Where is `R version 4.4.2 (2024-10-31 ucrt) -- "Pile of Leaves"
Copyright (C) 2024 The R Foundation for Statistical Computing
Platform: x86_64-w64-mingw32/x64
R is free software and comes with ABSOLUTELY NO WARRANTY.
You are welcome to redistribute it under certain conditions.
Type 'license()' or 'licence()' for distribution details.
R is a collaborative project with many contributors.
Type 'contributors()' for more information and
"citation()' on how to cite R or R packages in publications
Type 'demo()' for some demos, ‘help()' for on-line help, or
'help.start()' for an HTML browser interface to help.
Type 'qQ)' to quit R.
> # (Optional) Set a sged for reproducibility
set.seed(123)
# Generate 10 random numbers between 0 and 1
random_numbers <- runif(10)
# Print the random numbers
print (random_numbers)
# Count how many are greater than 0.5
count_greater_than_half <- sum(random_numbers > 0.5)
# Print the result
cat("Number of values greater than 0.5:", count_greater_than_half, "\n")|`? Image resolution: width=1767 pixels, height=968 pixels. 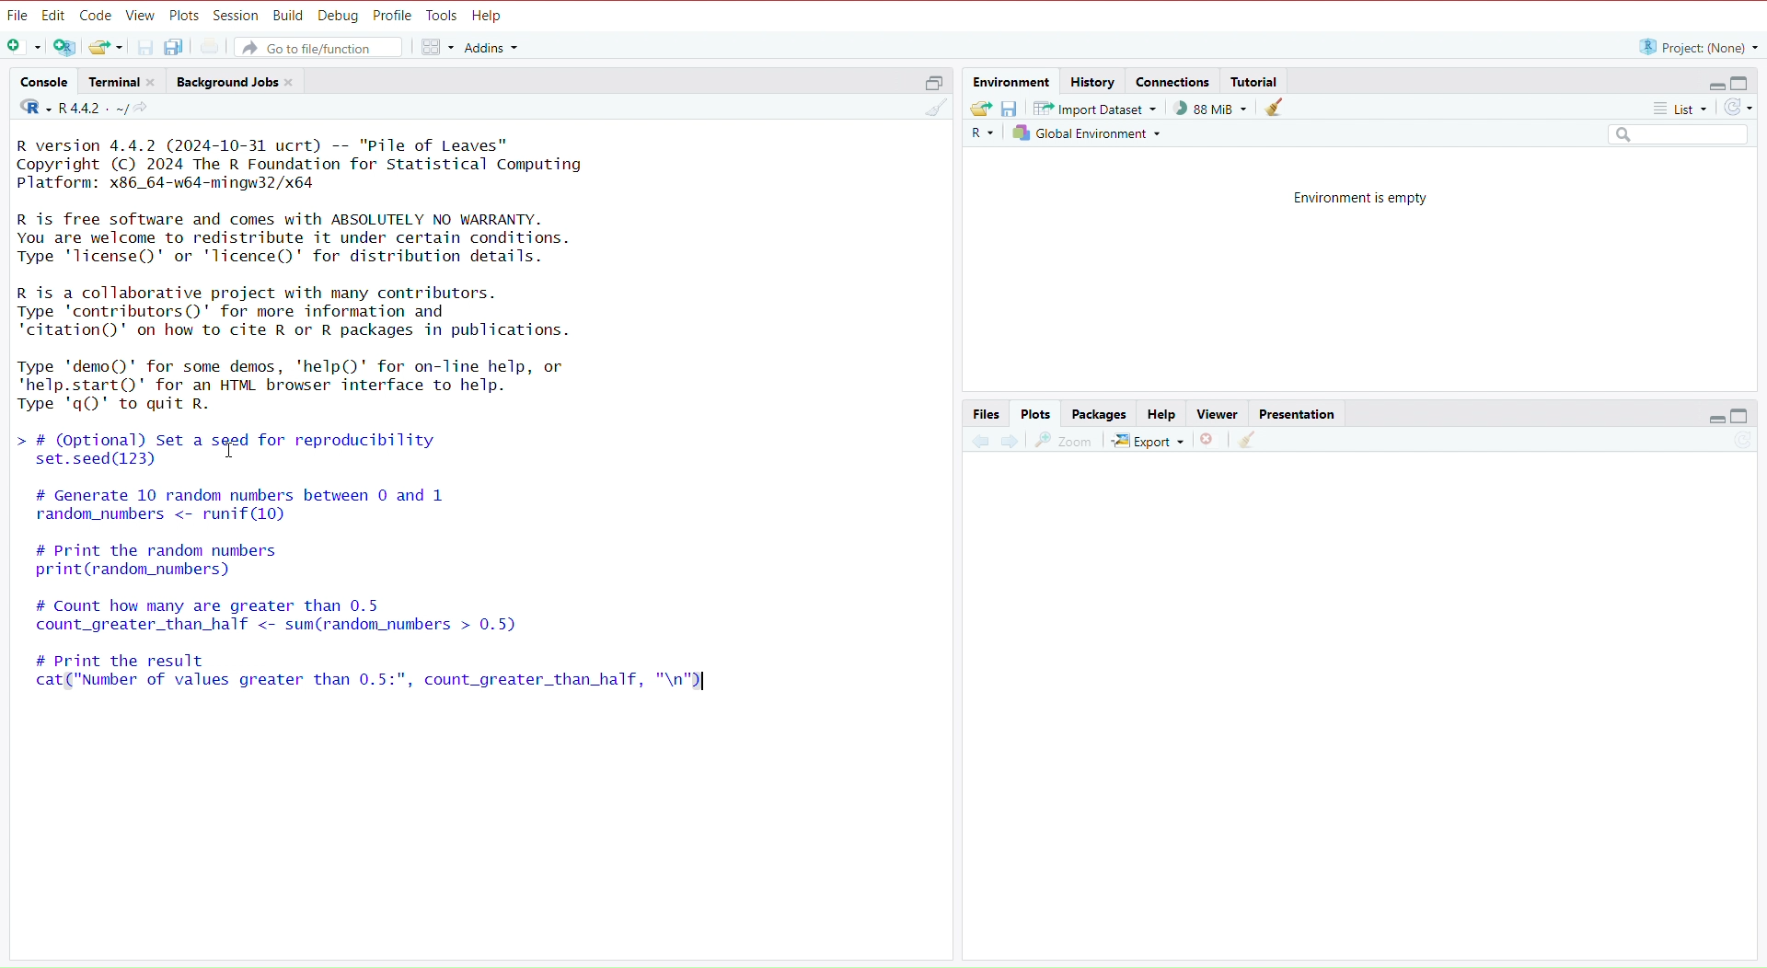 R version 4.4.2 (2024-10-31 ucrt) -- "Pile of Leaves"
Copyright (C) 2024 The R Foundation for Statistical Computing
Platform: x86_64-w64-mingw32/x64
R is free software and comes with ABSOLUTELY NO WARRANTY.
You are welcome to redistribute it under certain conditions.
Type 'license()' or 'licence()' for distribution details.
R is a collaborative project with many contributors.
Type 'contributors()' for more information and
"citation()' on how to cite R or R packages in publications
Type 'demo()' for some demos, ‘help()' for on-line help, or
'help.start()' for an HTML browser interface to help.
Type 'qQ)' to quit R.
> # (Optional) Set a sged for reproducibility
set.seed(123)
# Generate 10 random numbers between 0 and 1
random_numbers <- runif(10)
# Print the random numbers
print (random_numbers)
# Count how many are greater than 0.5
count_greater_than_half <- sum(random_numbers > 0.5)
# Print the result
cat("Number of values greater than 0.5:", count_greater_than_half, "\n")| is located at coordinates (468, 438).